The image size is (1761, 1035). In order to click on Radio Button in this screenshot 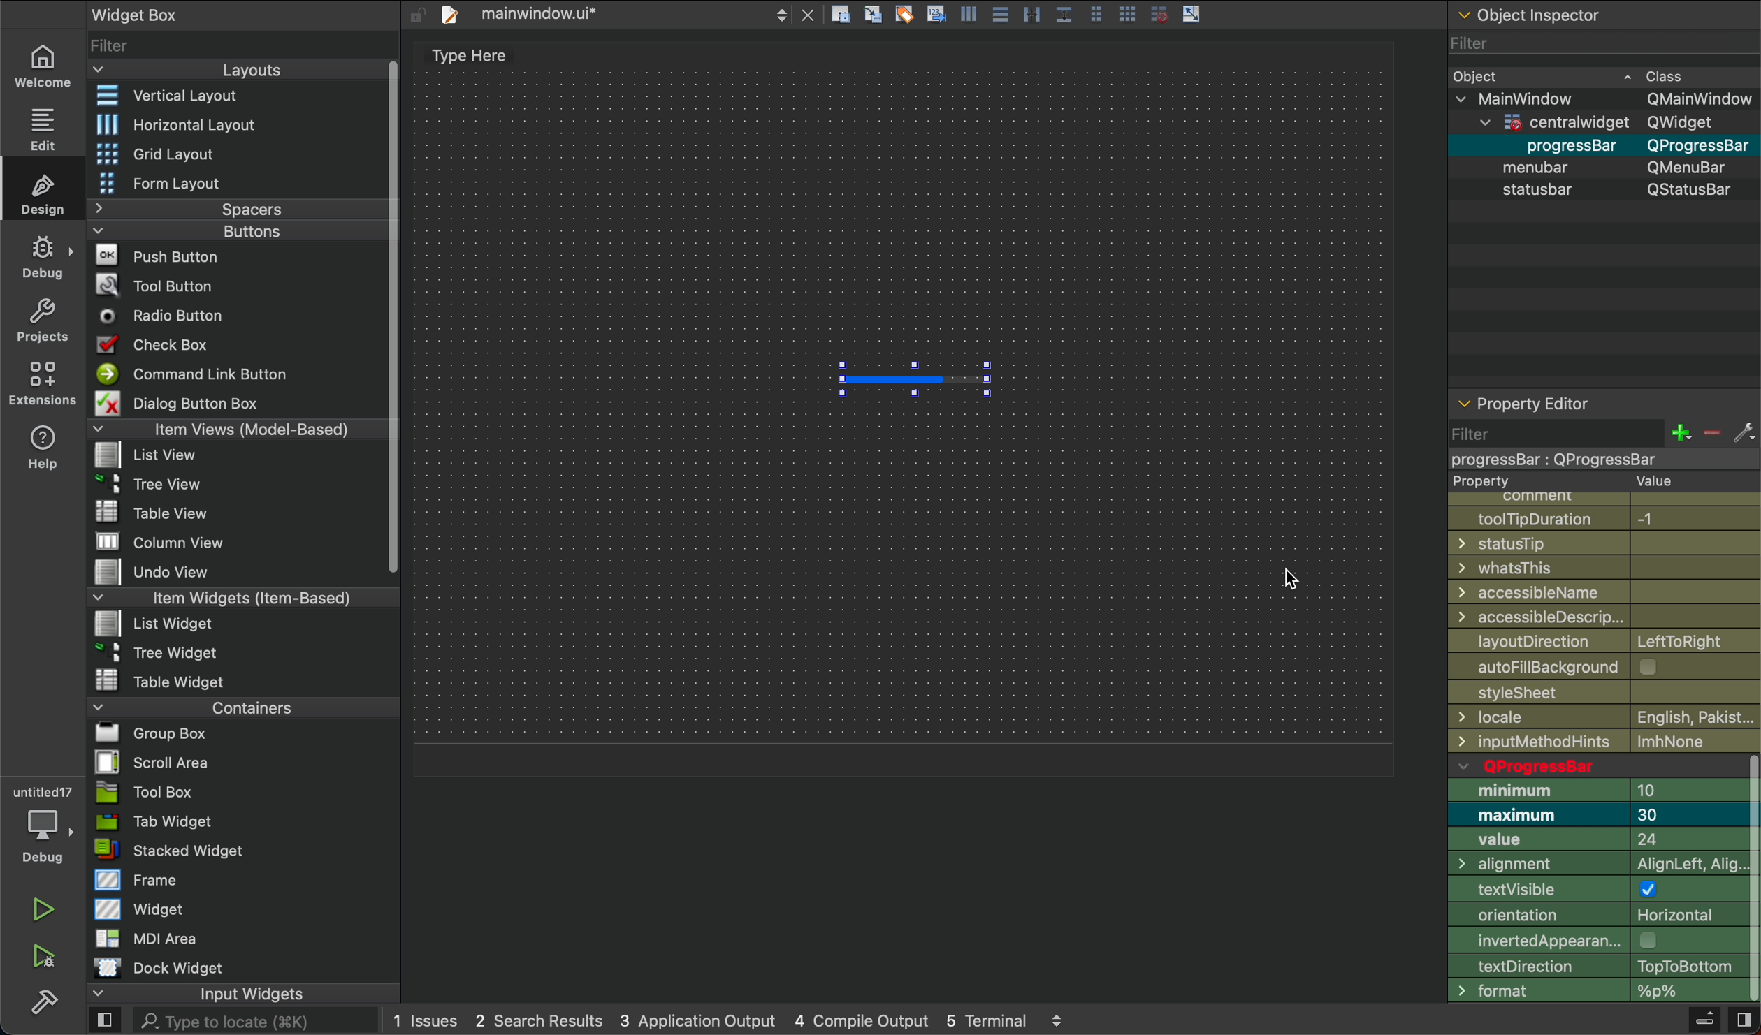, I will do `click(168, 316)`.